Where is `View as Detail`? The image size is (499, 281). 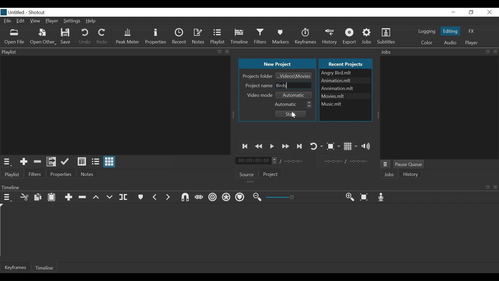 View as Detail is located at coordinates (82, 162).